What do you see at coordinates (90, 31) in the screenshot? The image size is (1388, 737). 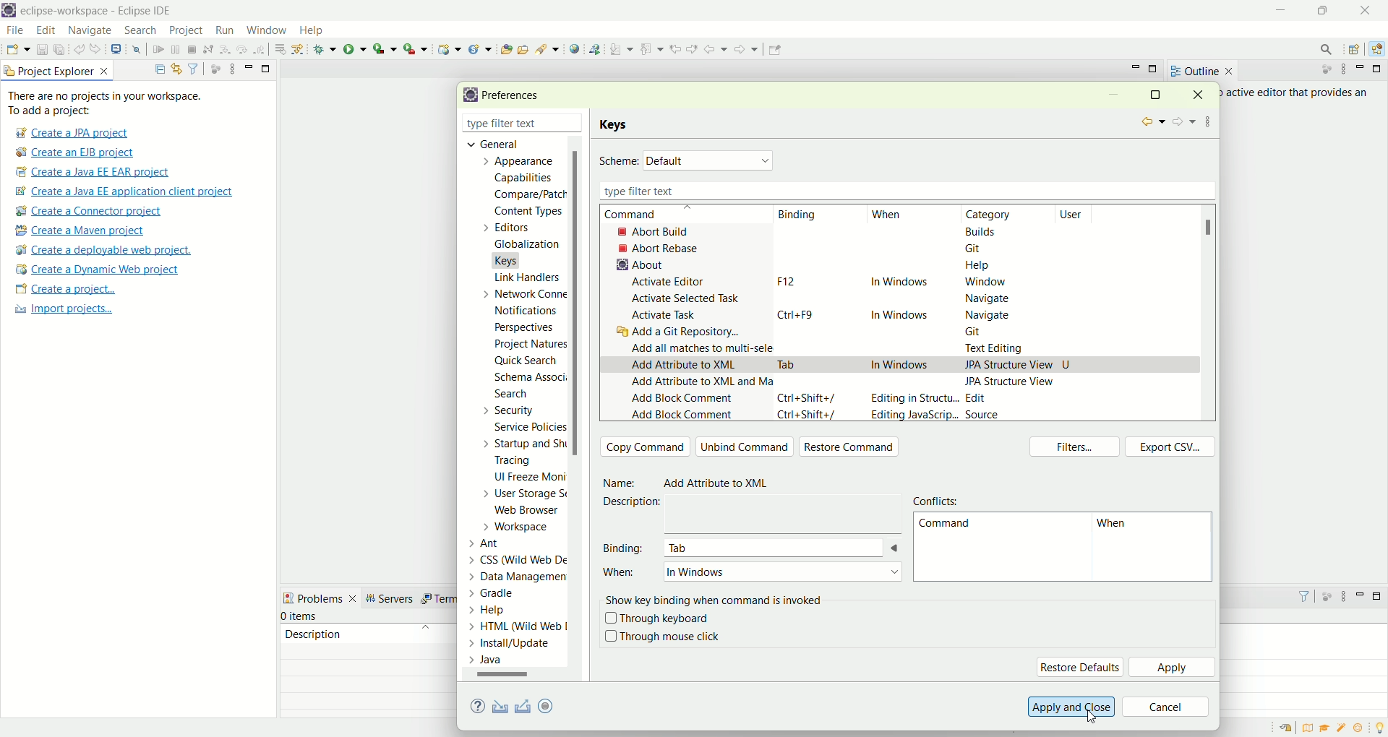 I see `navigate` at bounding box center [90, 31].